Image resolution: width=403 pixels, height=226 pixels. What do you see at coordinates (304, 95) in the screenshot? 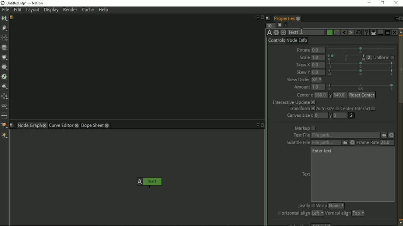
I see `Center` at bounding box center [304, 95].